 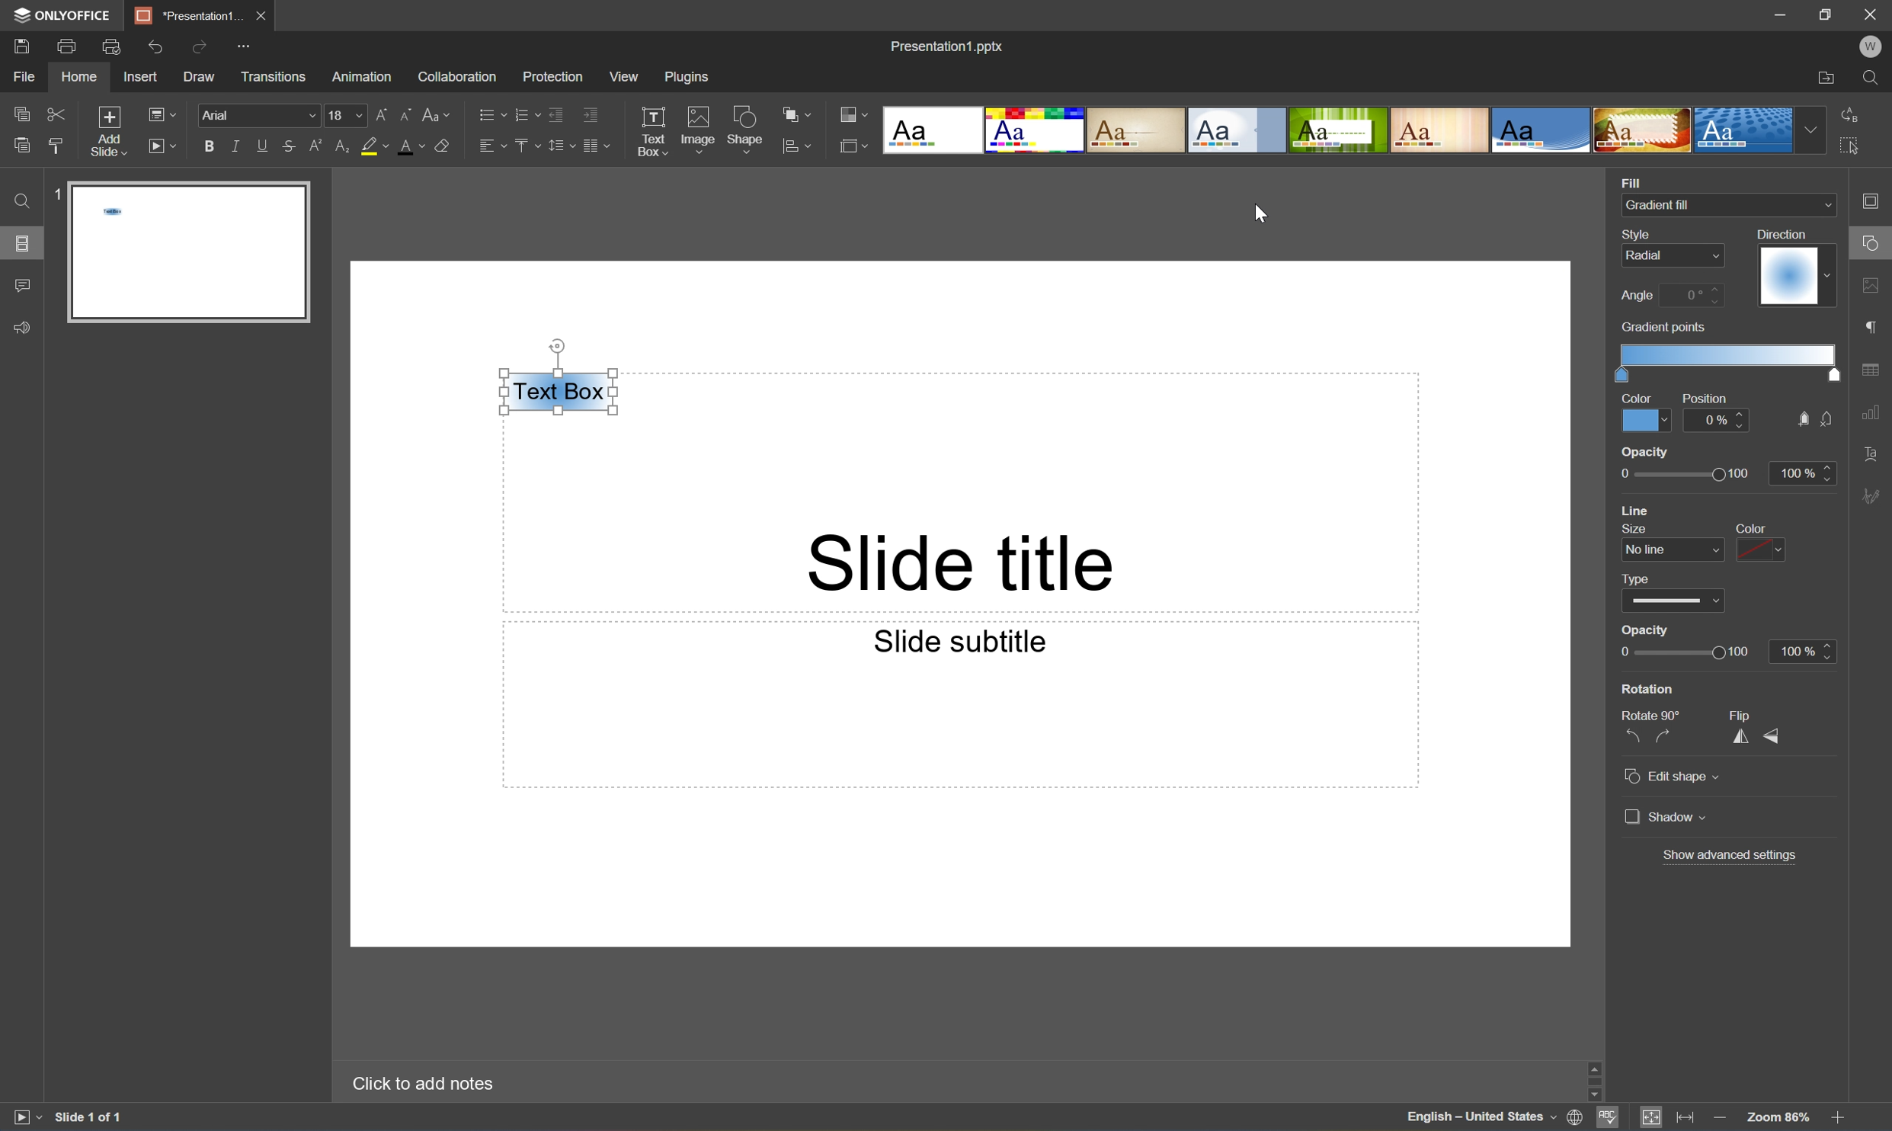 What do you see at coordinates (799, 112) in the screenshot?
I see `Arrange shape` at bounding box center [799, 112].